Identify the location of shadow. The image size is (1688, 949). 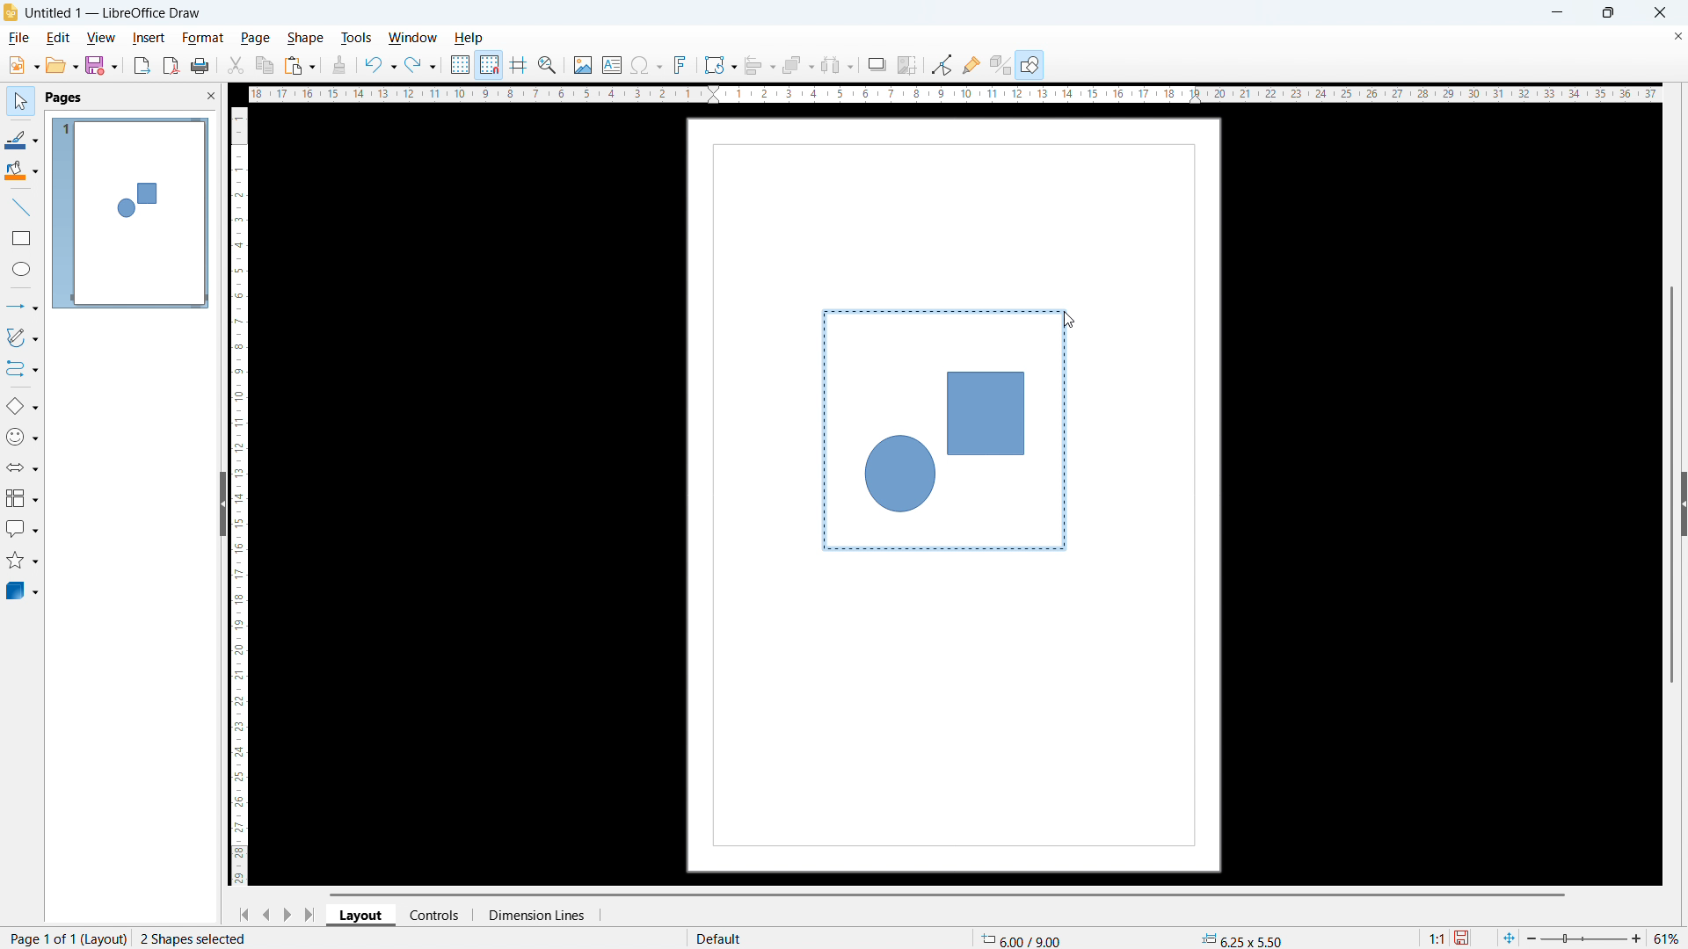
(878, 65).